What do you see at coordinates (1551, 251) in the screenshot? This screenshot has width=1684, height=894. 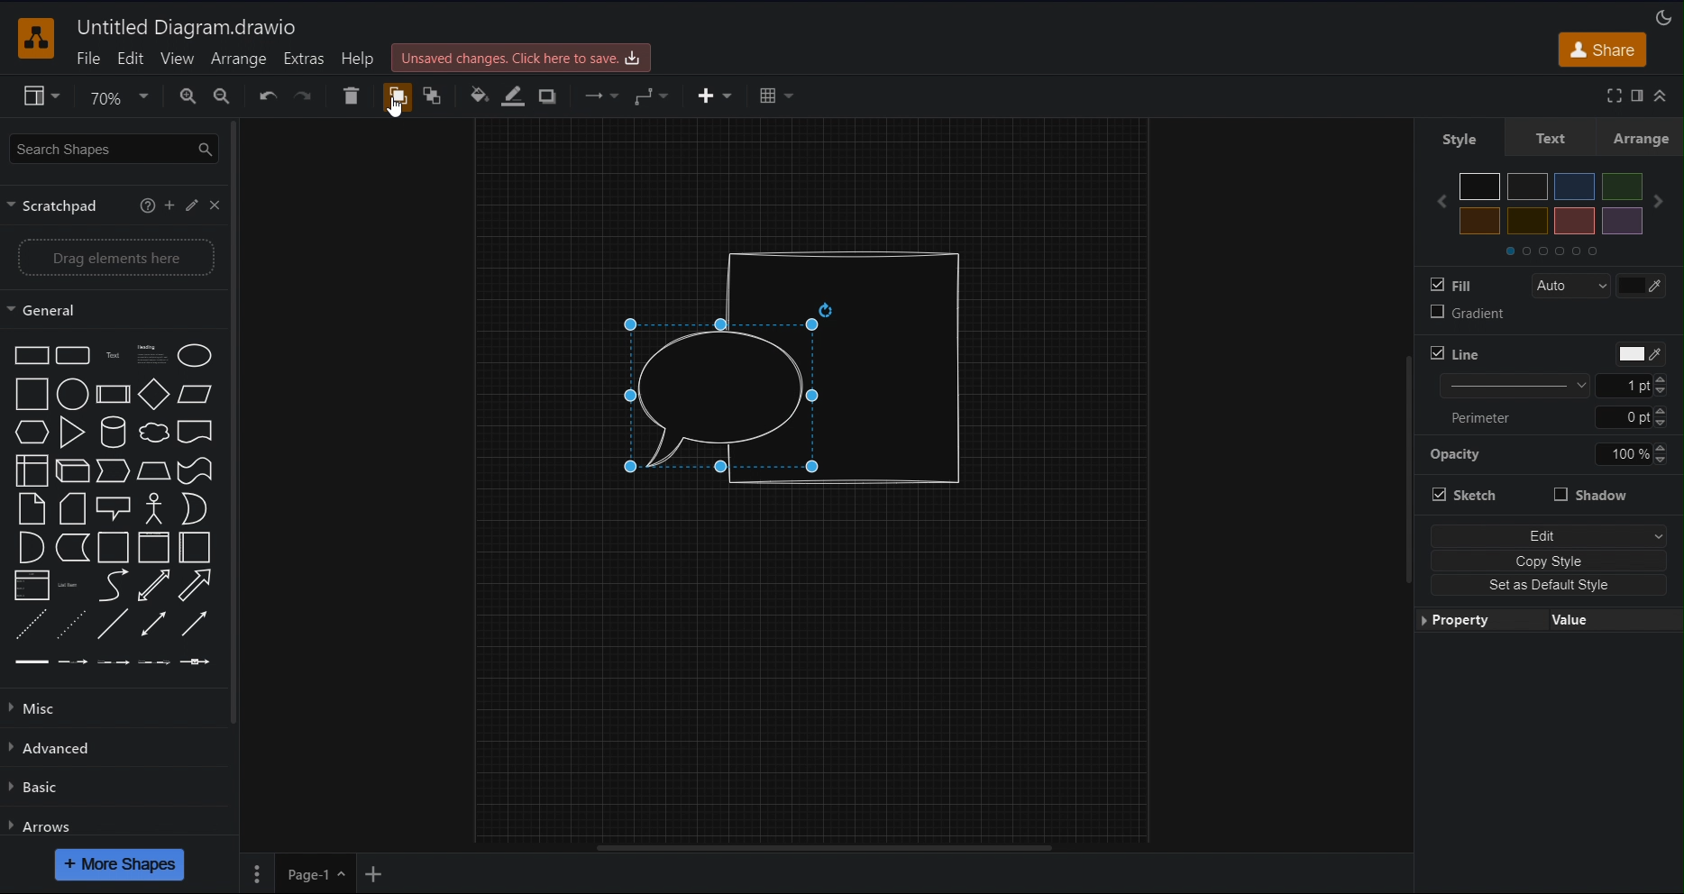 I see `Color sets` at bounding box center [1551, 251].